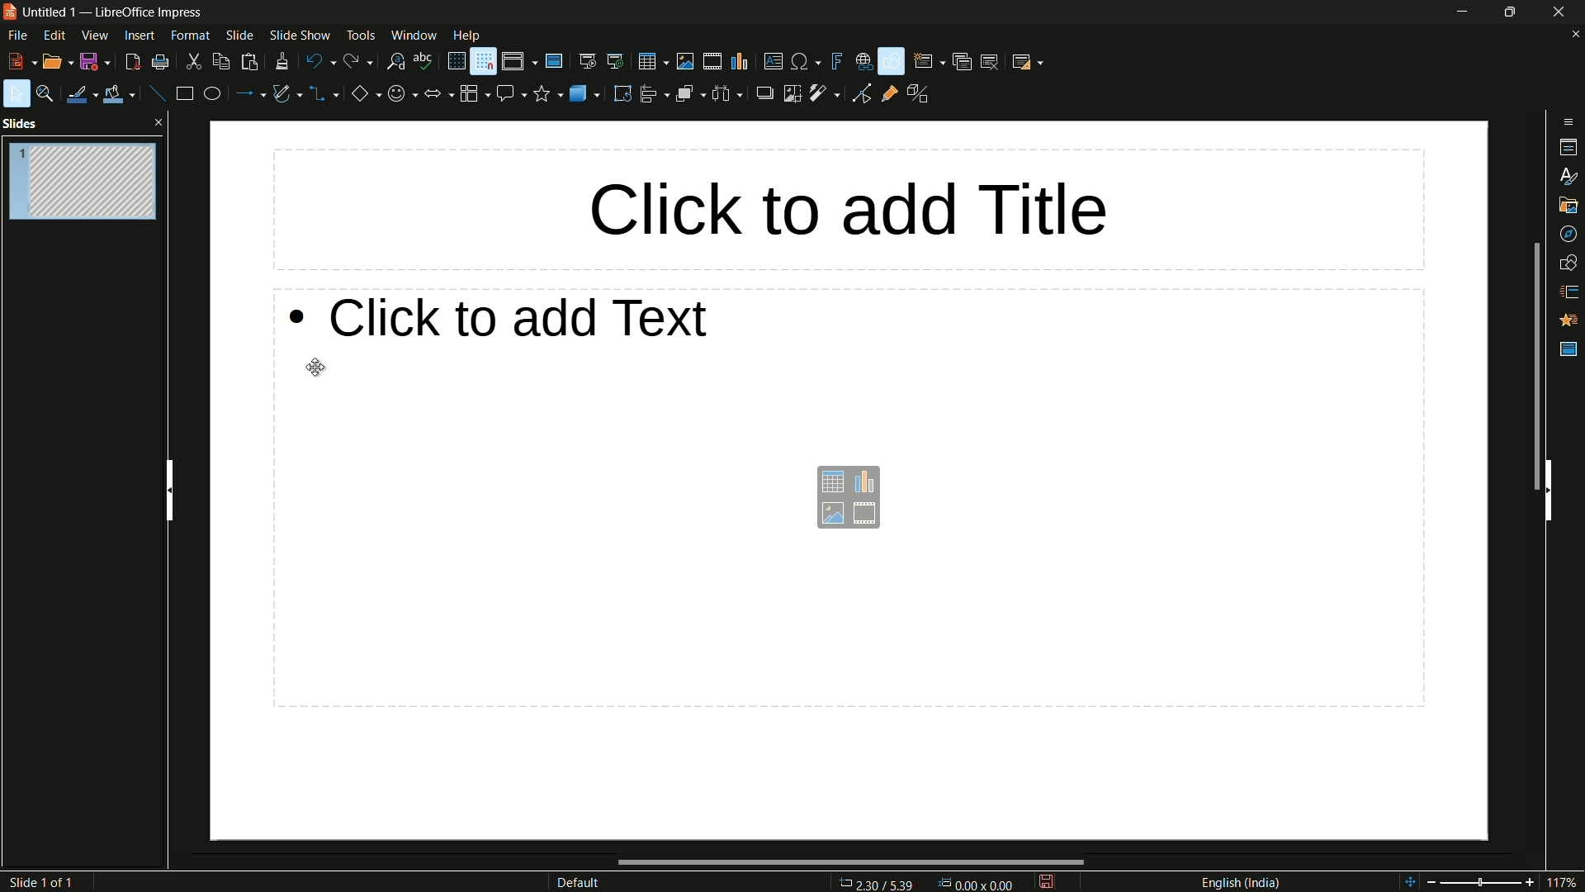  What do you see at coordinates (1029, 61) in the screenshot?
I see `slide layout` at bounding box center [1029, 61].